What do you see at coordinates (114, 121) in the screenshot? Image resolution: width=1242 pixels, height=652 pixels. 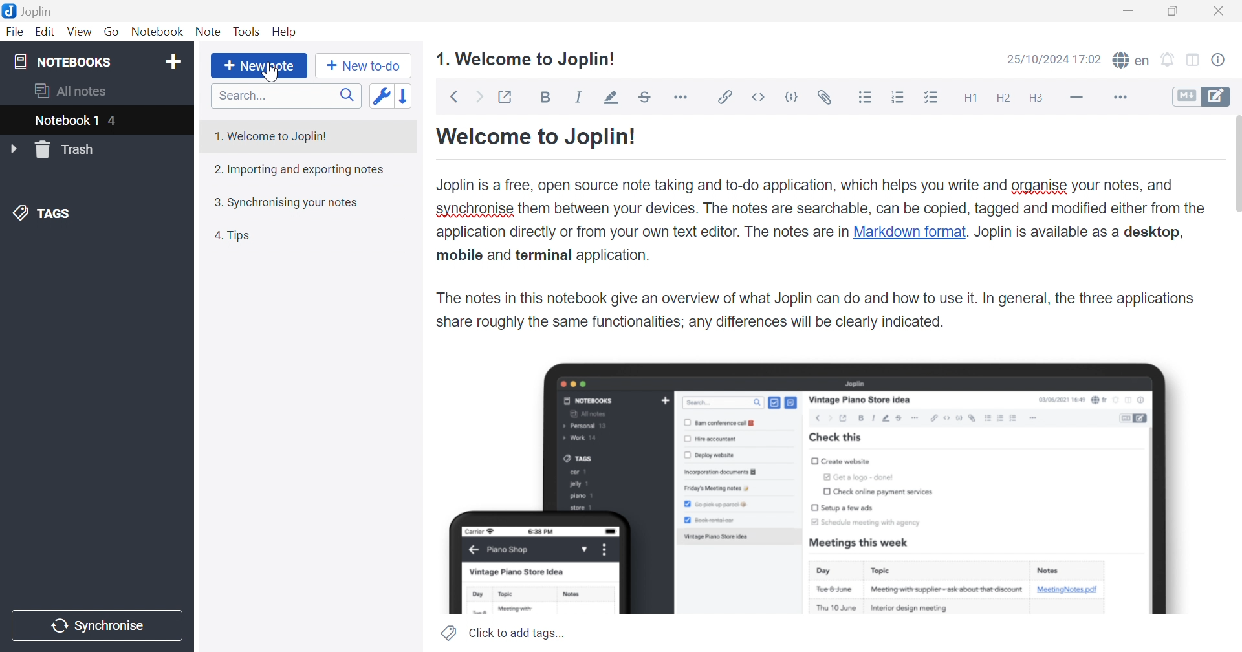 I see `4` at bounding box center [114, 121].